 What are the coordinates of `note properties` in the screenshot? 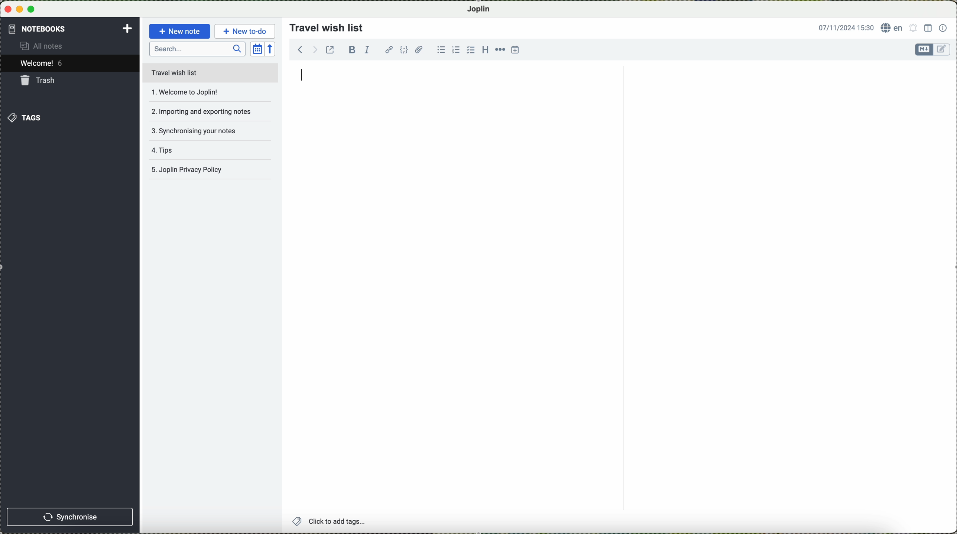 It's located at (943, 27).